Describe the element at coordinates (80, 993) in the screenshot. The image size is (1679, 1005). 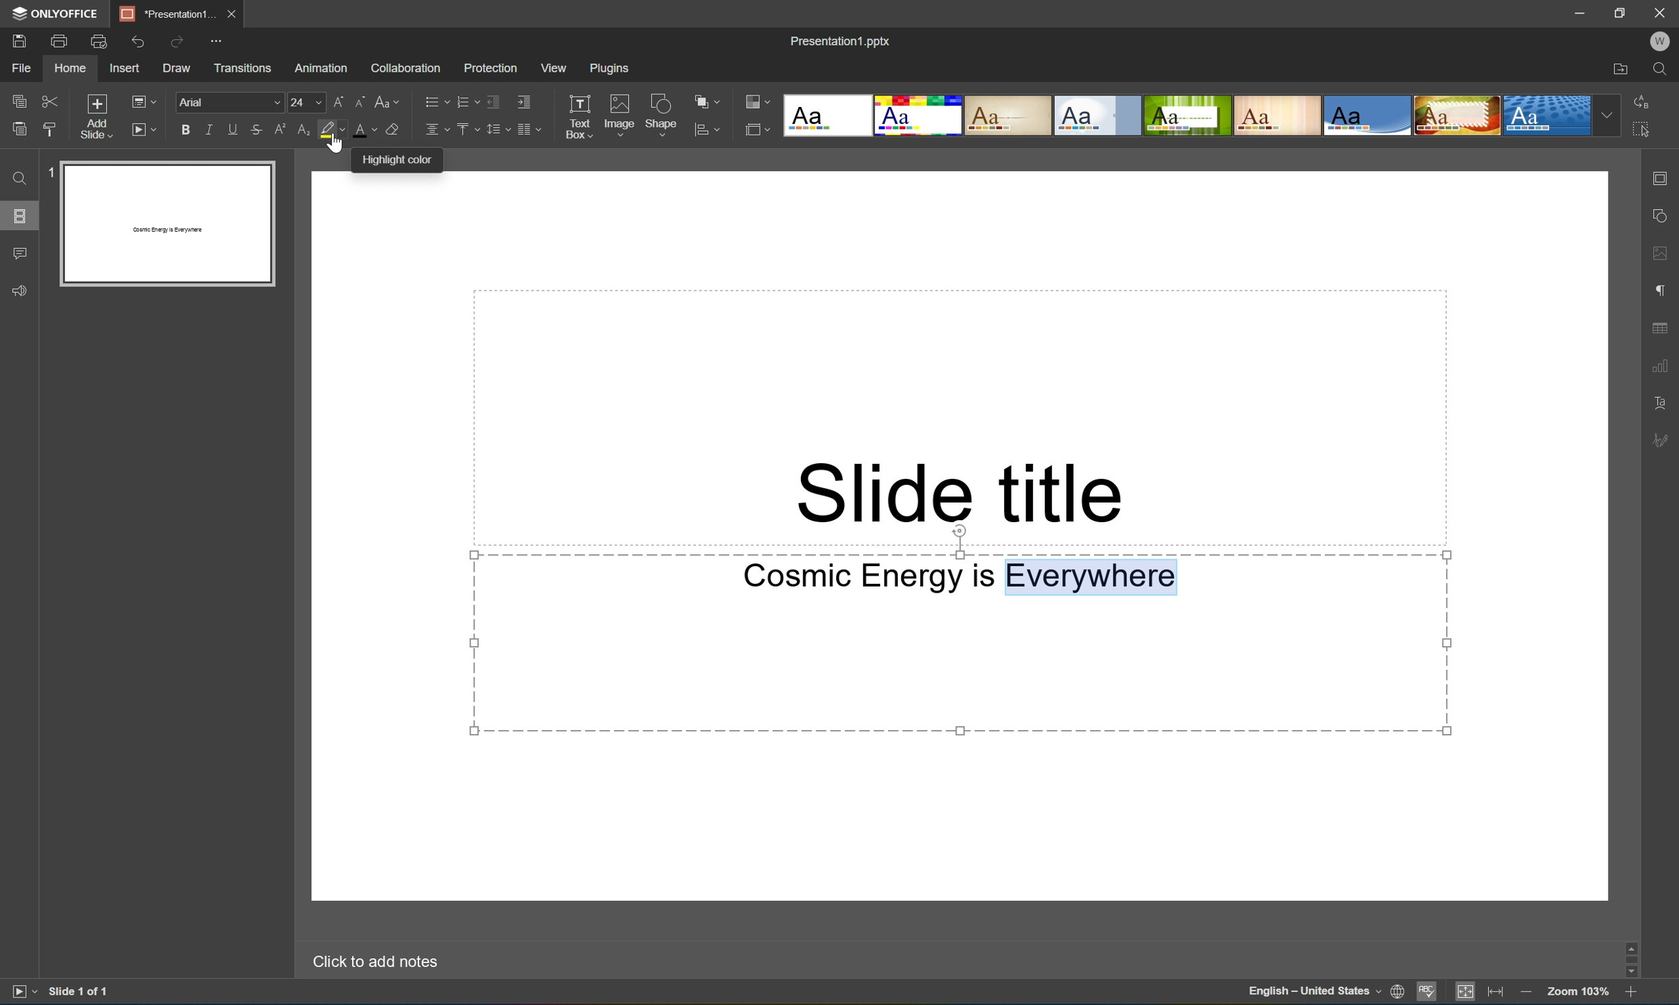
I see `Slide 1 of 1` at that location.